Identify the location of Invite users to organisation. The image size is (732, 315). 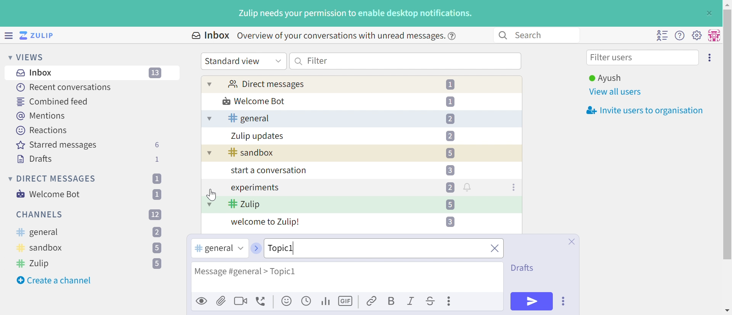
(642, 111).